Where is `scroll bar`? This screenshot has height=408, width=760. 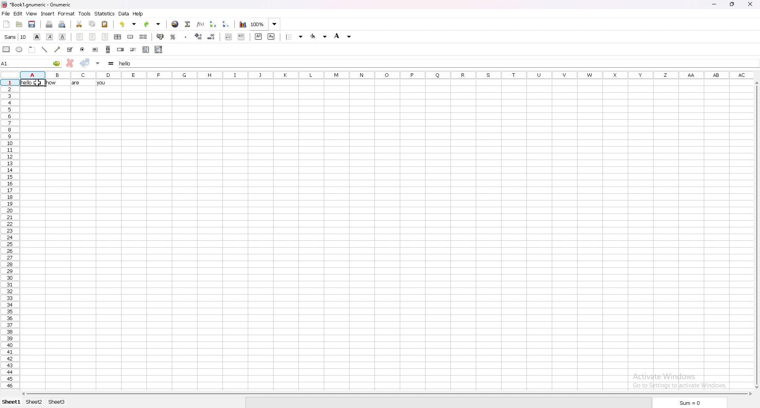
scroll bar is located at coordinates (108, 50).